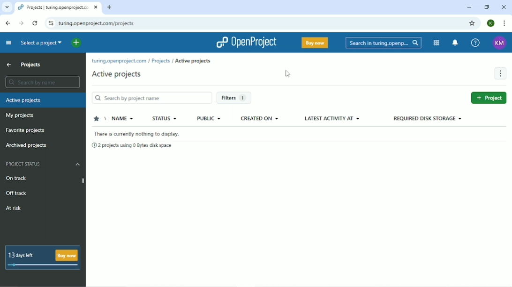 The image size is (512, 287). Describe the element at coordinates (334, 117) in the screenshot. I see `Latest activity at` at that location.